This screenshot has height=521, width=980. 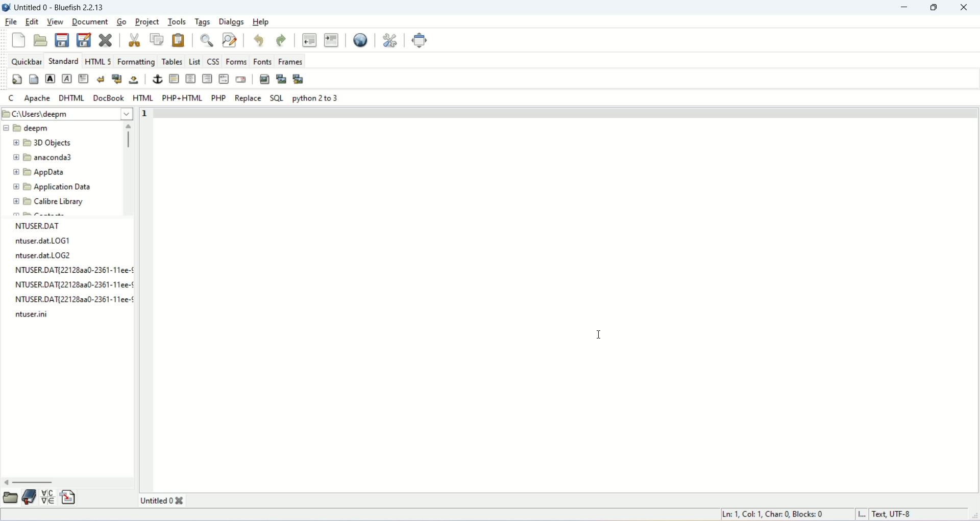 What do you see at coordinates (157, 79) in the screenshot?
I see `anchor` at bounding box center [157, 79].